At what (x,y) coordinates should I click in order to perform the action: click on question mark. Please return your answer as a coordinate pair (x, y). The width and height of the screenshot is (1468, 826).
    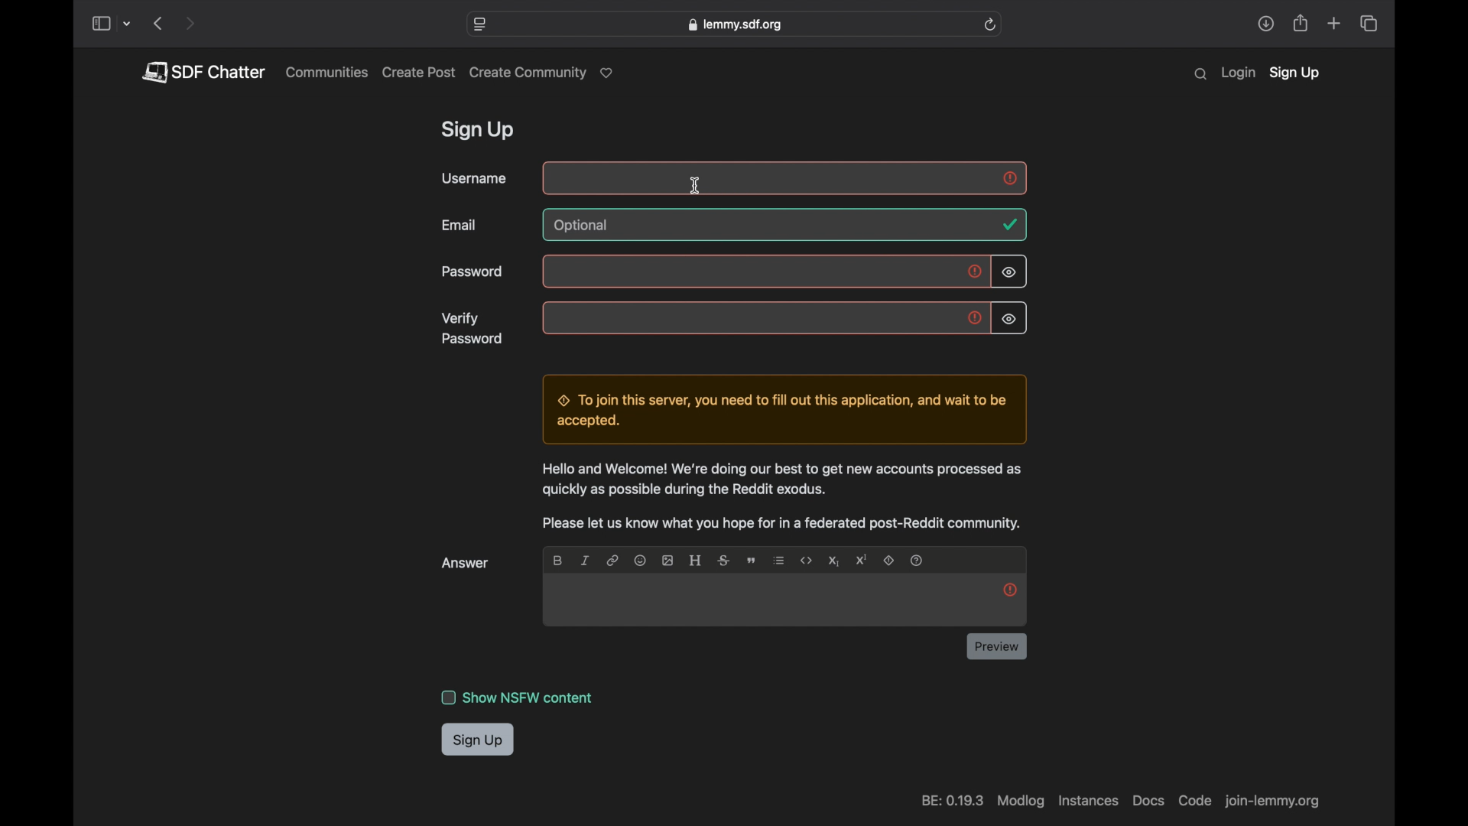
    Looking at the image, I should click on (917, 560).